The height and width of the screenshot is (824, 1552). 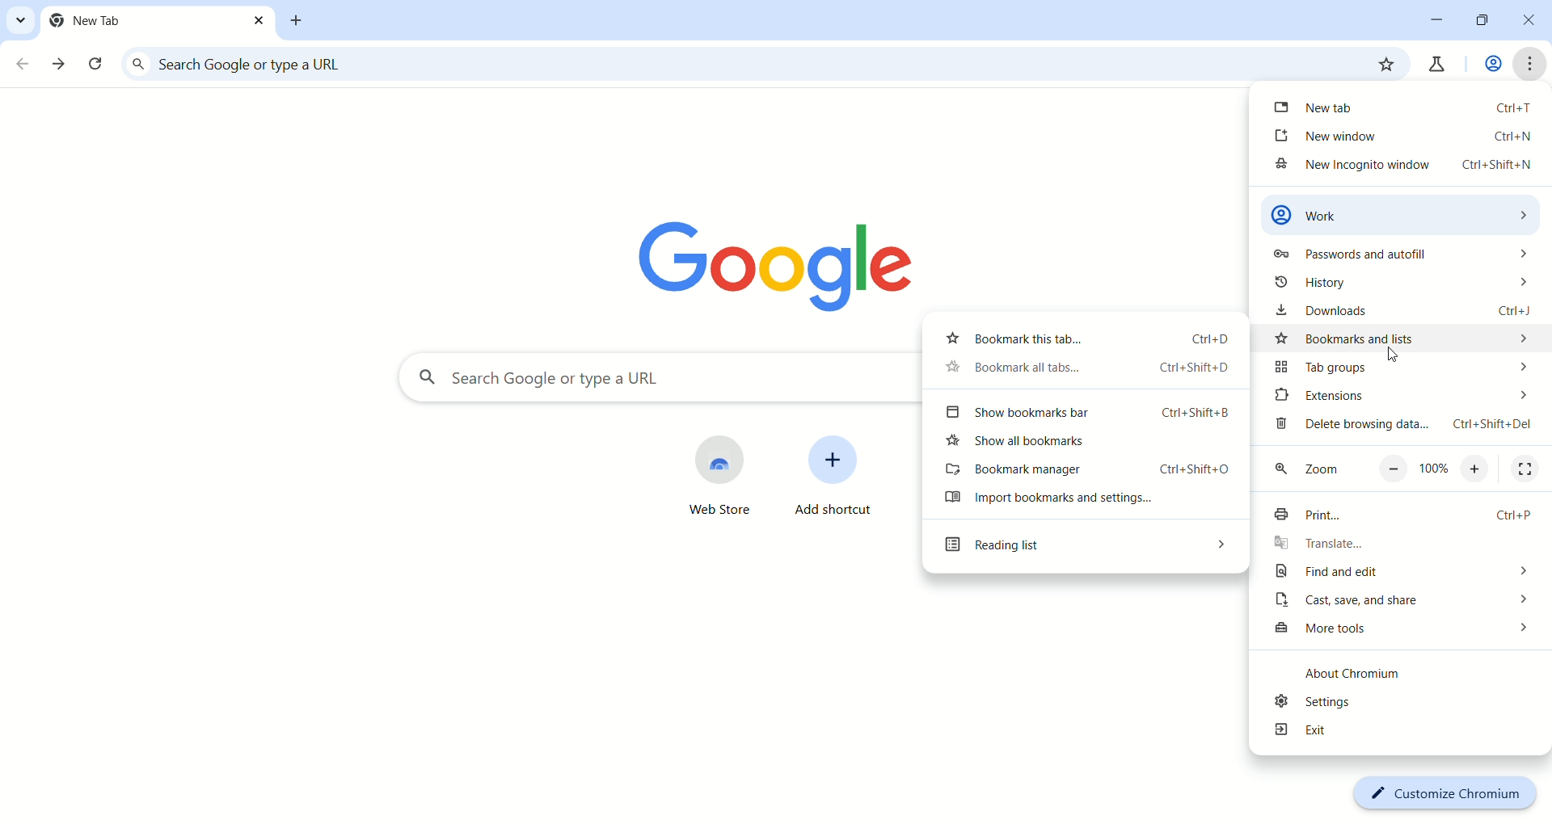 I want to click on print, so click(x=1398, y=517).